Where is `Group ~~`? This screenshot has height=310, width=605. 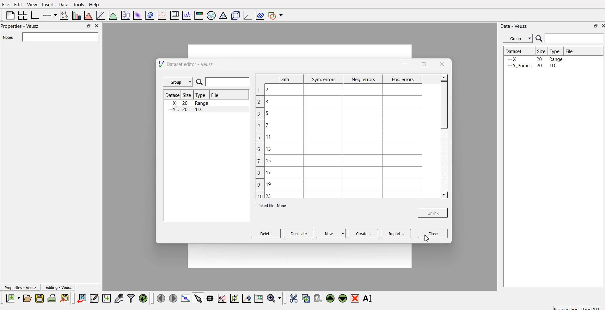 Group ~~ is located at coordinates (178, 82).